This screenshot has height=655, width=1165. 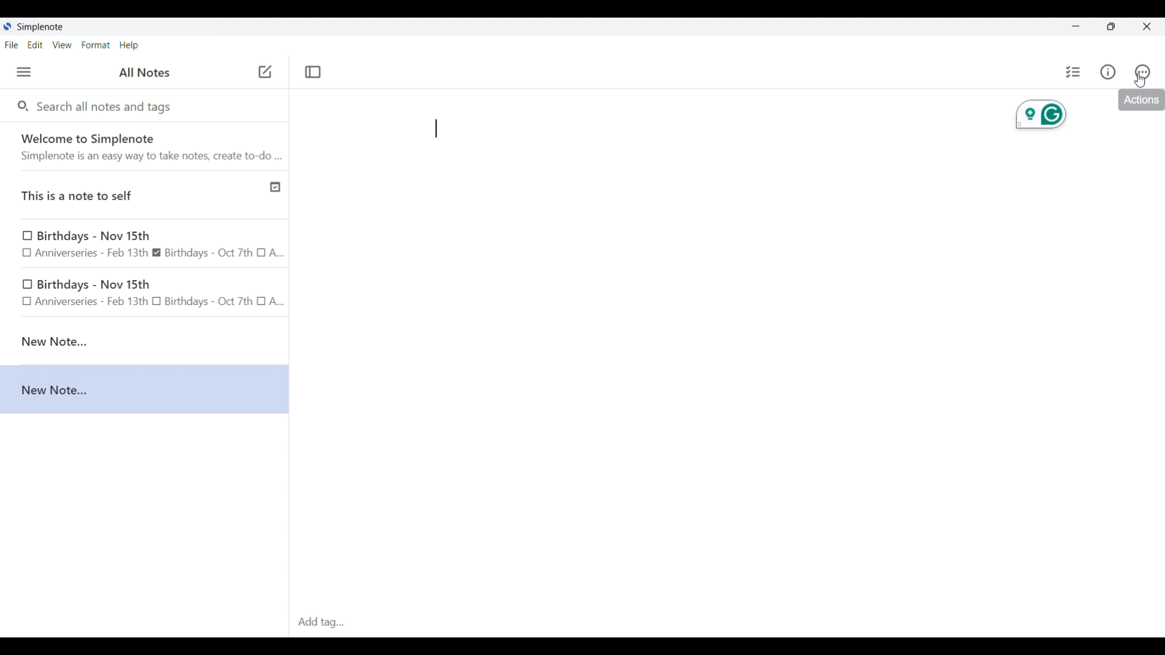 What do you see at coordinates (1111, 27) in the screenshot?
I see `Show interface in a smaller tab` at bounding box center [1111, 27].